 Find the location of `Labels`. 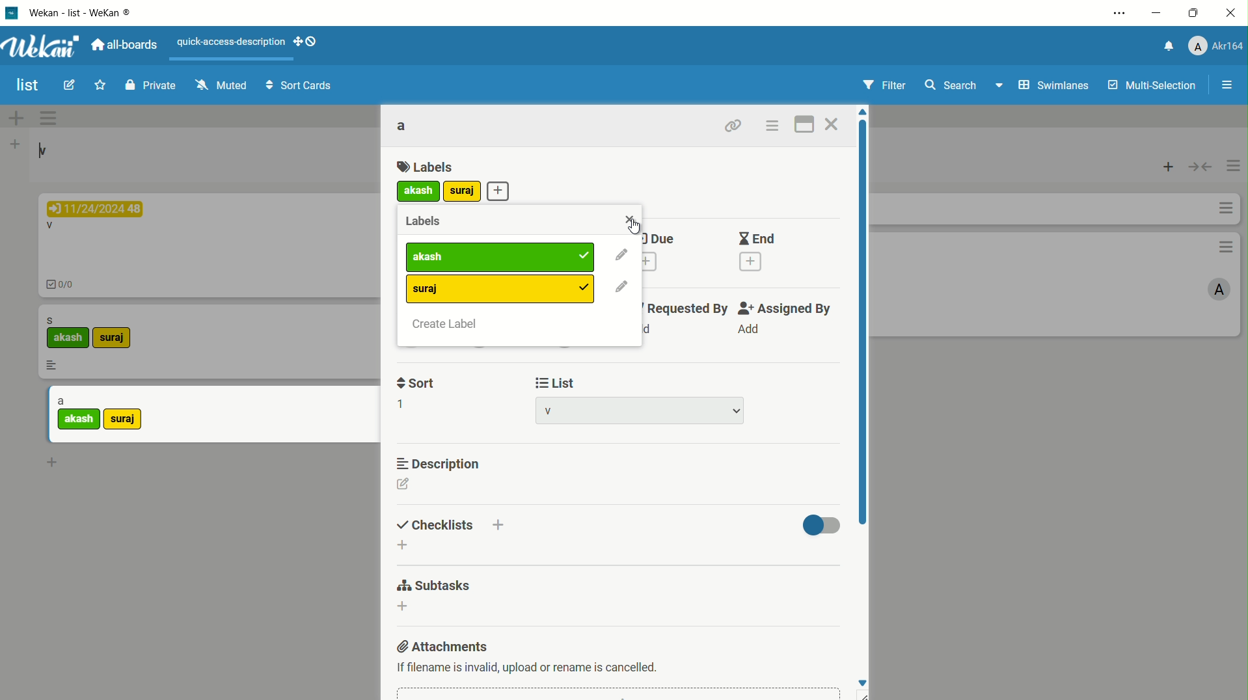

Labels is located at coordinates (448, 223).